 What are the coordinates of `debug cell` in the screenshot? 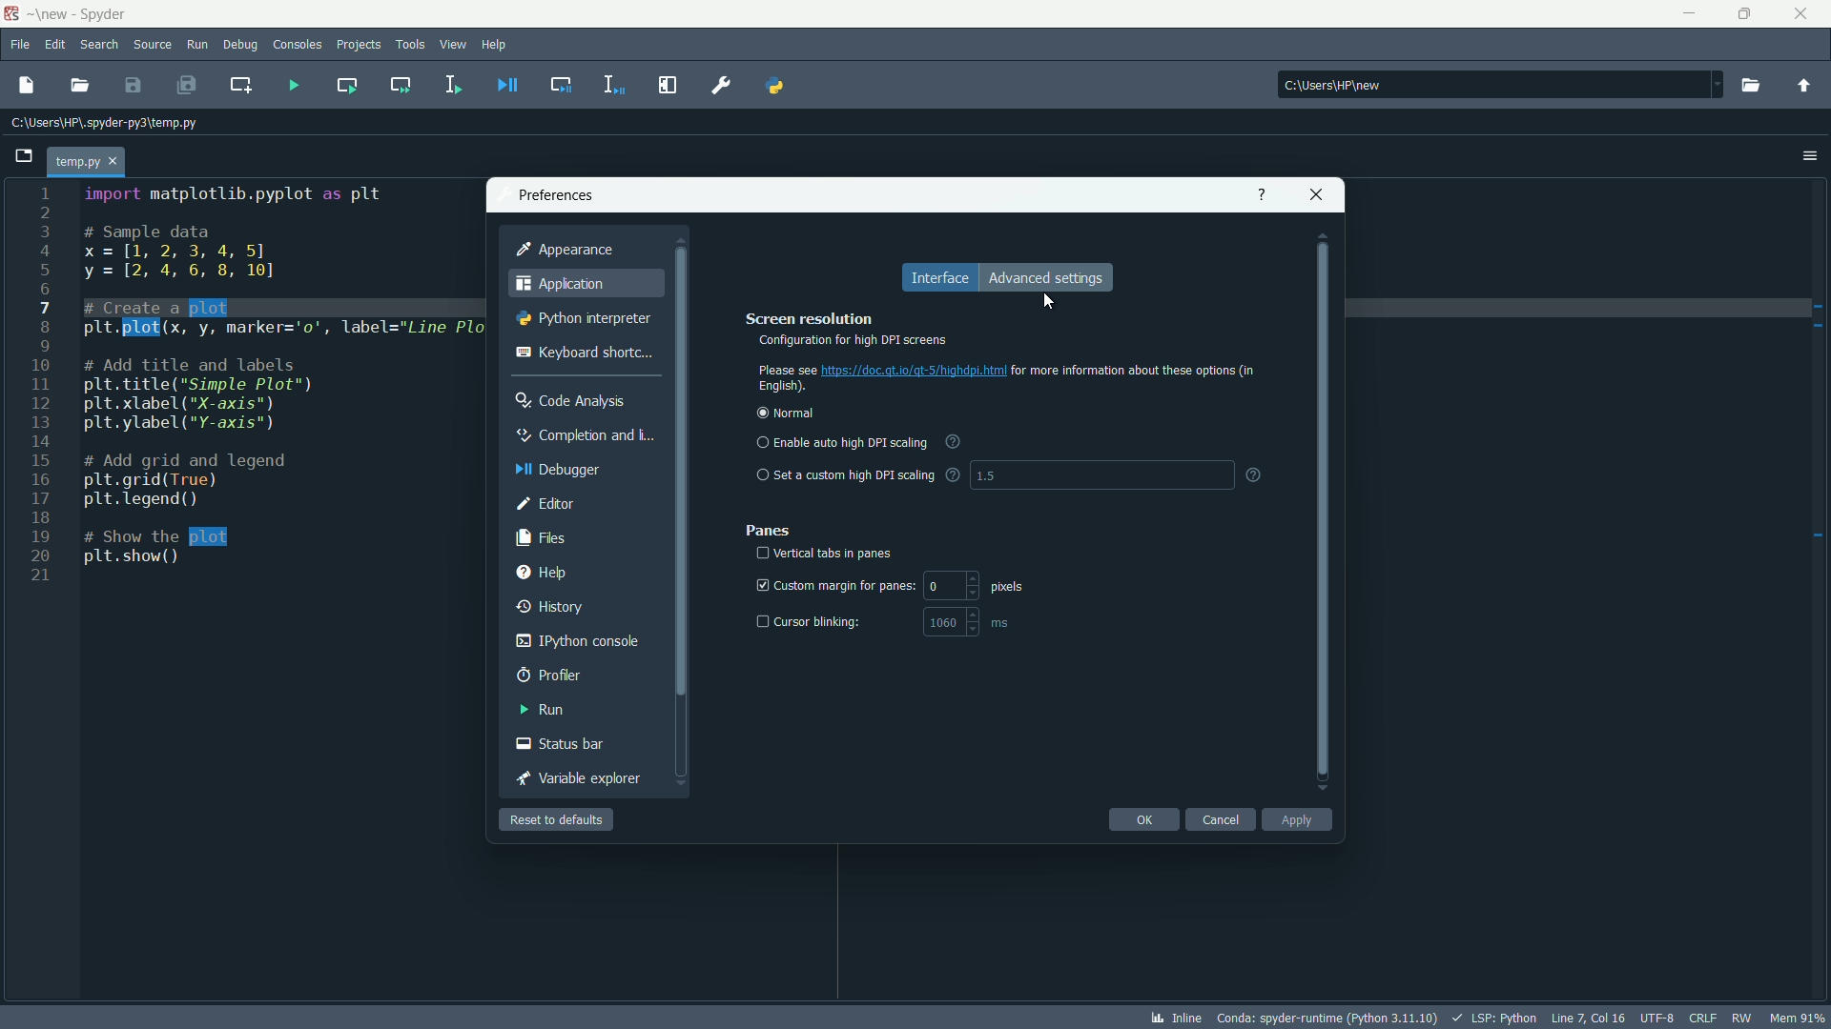 It's located at (559, 86).